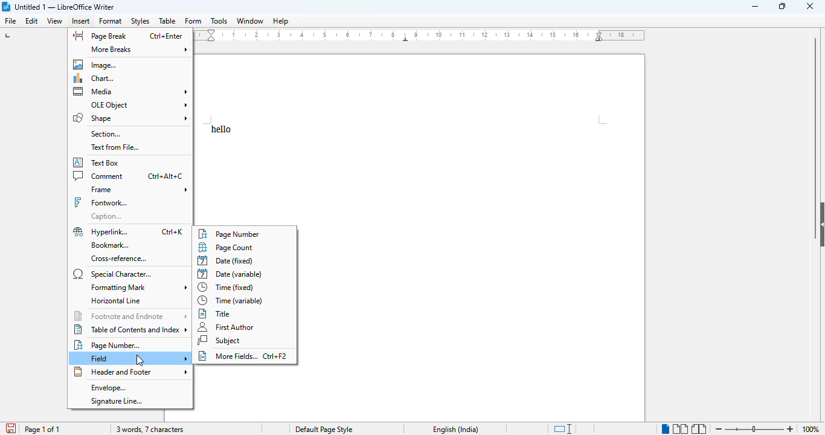 This screenshot has height=435, width=825. What do you see at coordinates (231, 274) in the screenshot?
I see `date (variable)` at bounding box center [231, 274].